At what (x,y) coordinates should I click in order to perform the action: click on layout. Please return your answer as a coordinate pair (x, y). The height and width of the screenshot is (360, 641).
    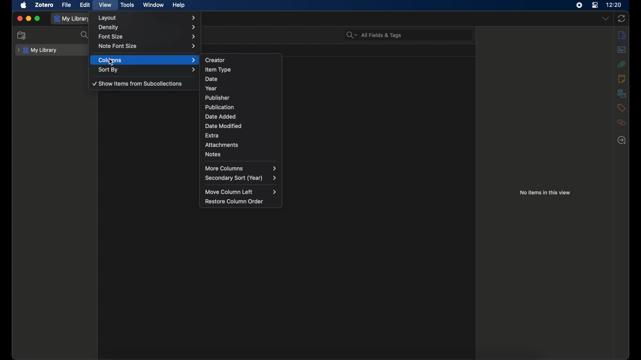
    Looking at the image, I should click on (147, 18).